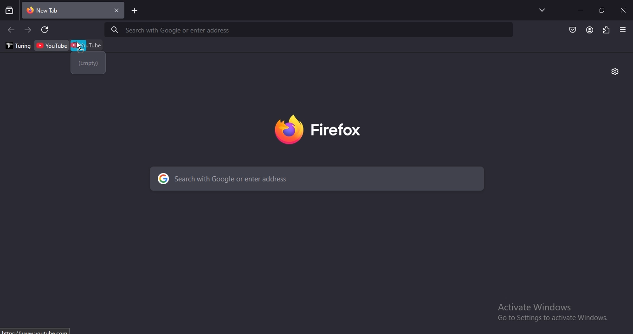 Image resolution: width=633 pixels, height=334 pixels. I want to click on search all recent and current tabs, so click(10, 11).